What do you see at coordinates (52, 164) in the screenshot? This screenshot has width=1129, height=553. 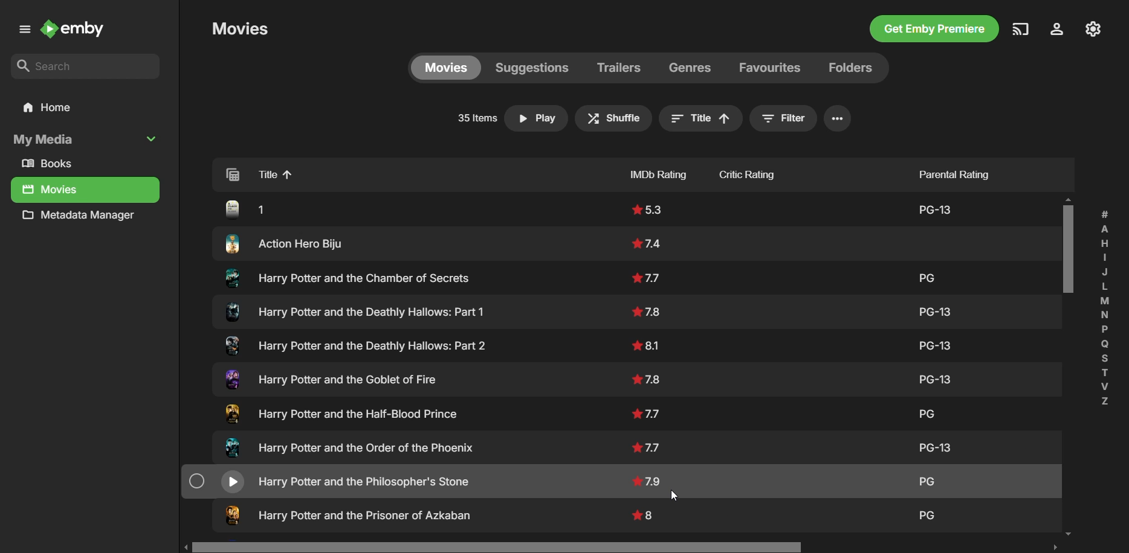 I see `Books` at bounding box center [52, 164].